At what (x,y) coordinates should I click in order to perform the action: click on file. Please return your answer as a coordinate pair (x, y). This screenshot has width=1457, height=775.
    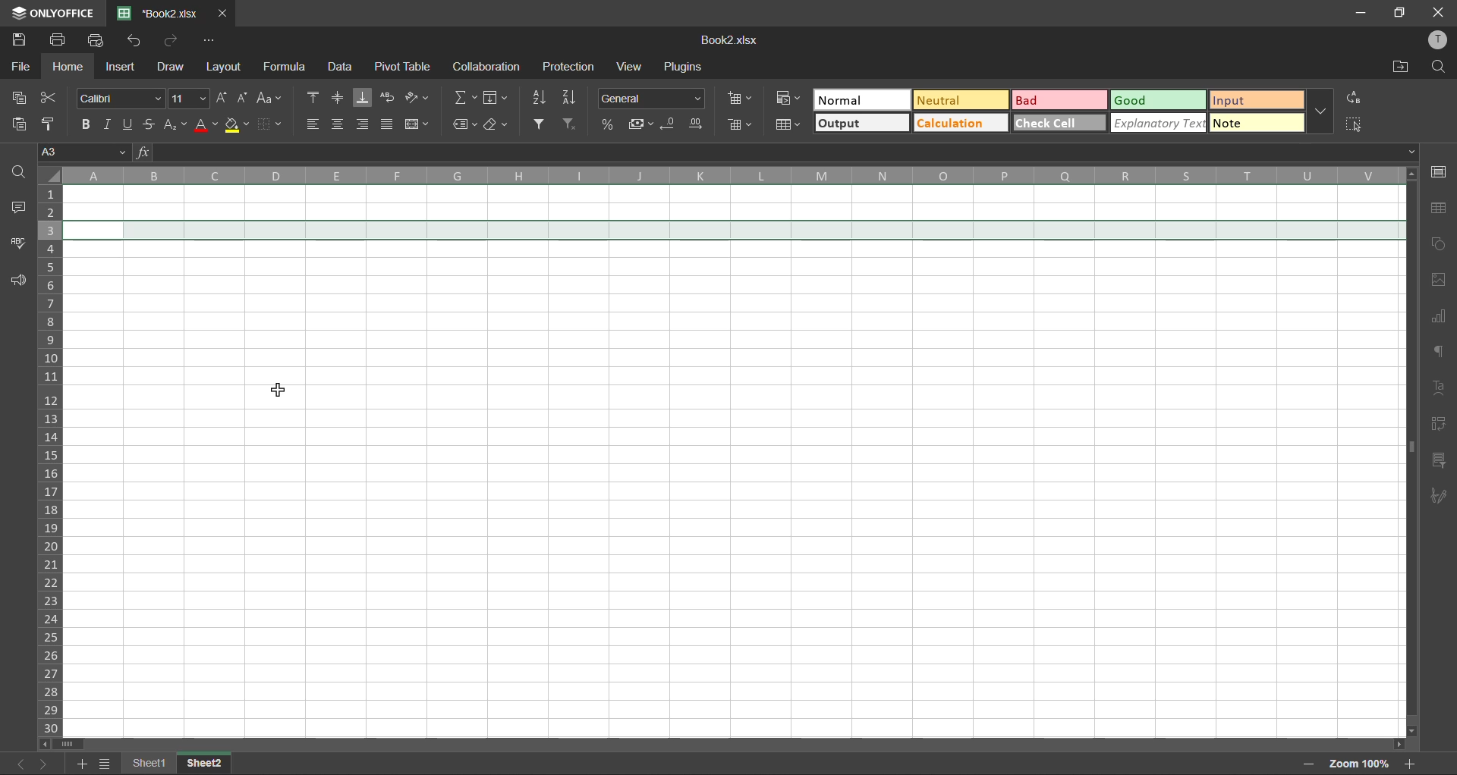
    Looking at the image, I should click on (22, 67).